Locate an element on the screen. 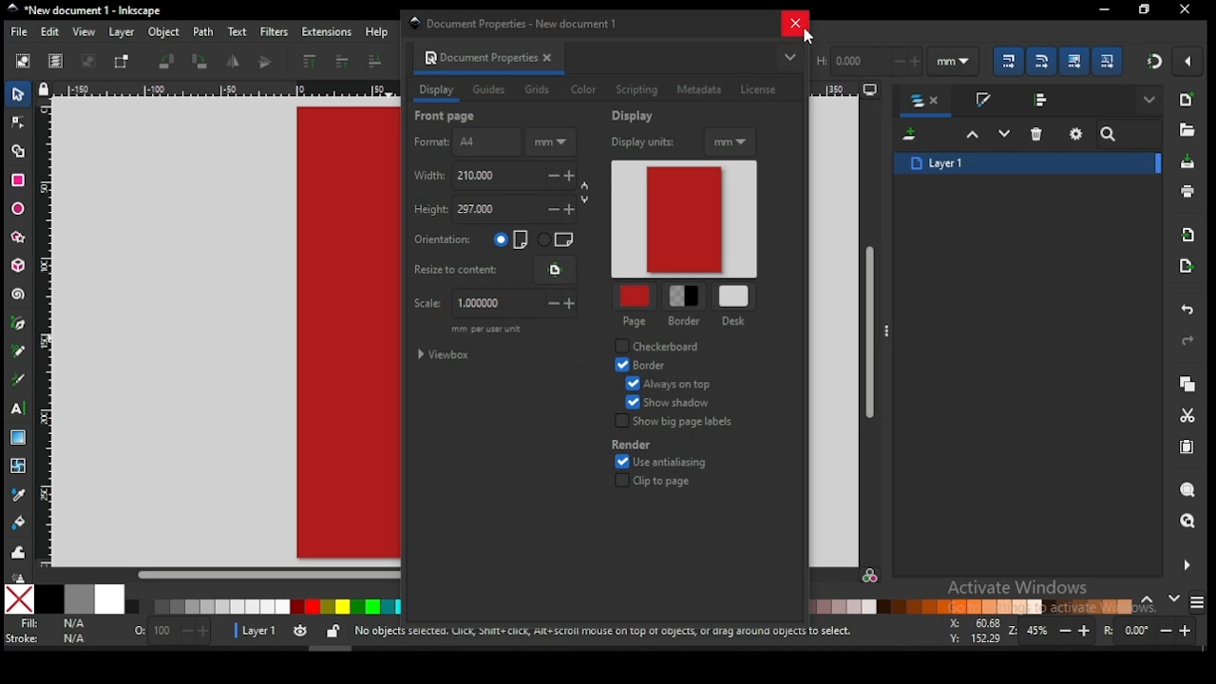 This screenshot has width=1216, height=684. stroke color is located at coordinates (47, 637).